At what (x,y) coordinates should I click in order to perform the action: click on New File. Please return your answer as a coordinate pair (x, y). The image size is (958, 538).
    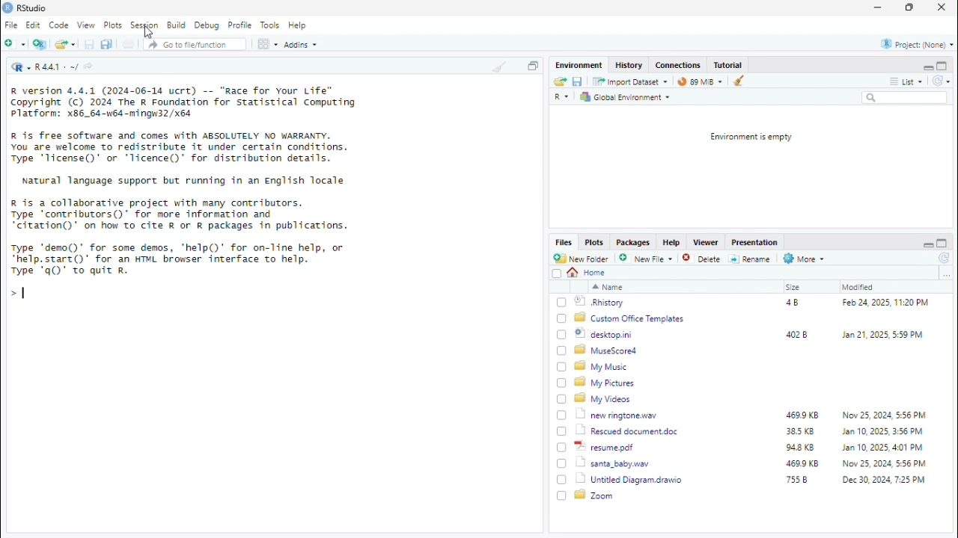
    Looking at the image, I should click on (647, 259).